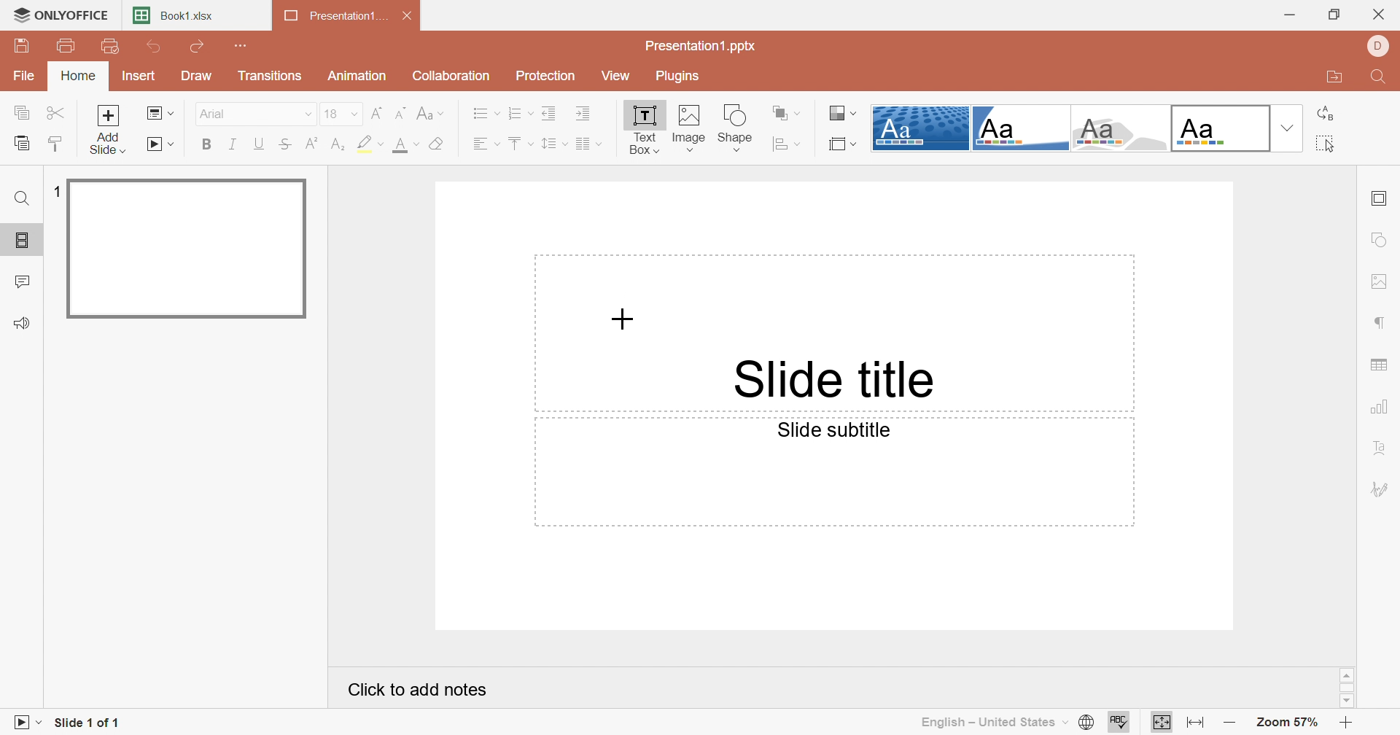  Describe the element at coordinates (23, 113) in the screenshot. I see `Copy` at that location.